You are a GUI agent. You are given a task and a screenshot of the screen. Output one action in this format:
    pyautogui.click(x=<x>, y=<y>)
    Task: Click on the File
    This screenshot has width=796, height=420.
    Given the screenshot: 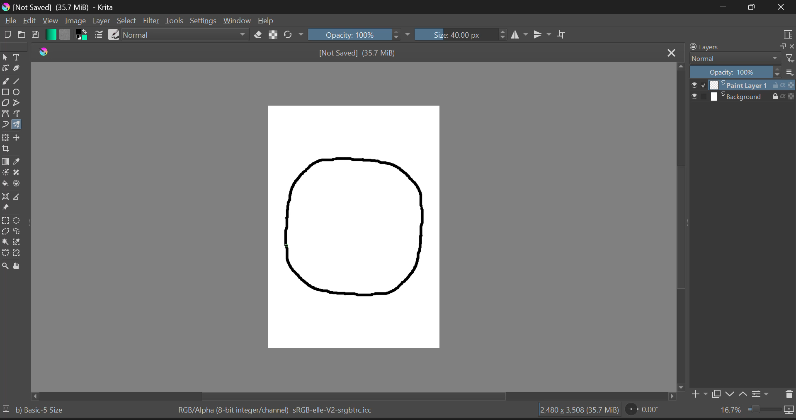 What is the action you would take?
    pyautogui.click(x=10, y=22)
    